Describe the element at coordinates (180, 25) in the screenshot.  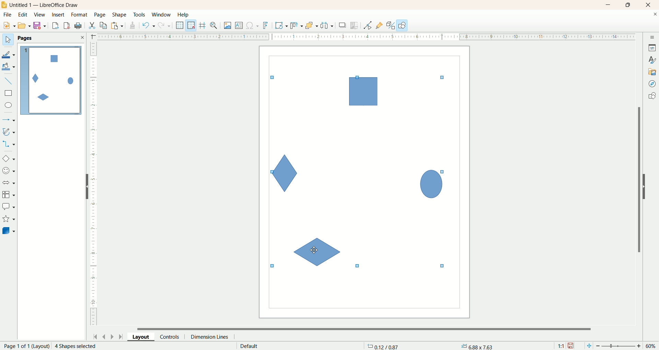
I see `display grid` at that location.